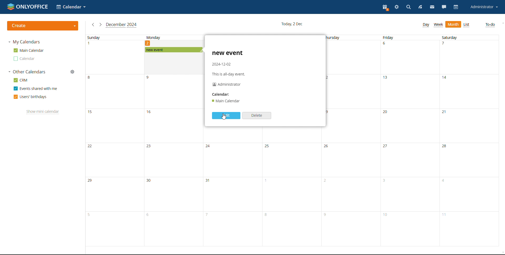  Describe the element at coordinates (20, 80) in the screenshot. I see `crm` at that location.